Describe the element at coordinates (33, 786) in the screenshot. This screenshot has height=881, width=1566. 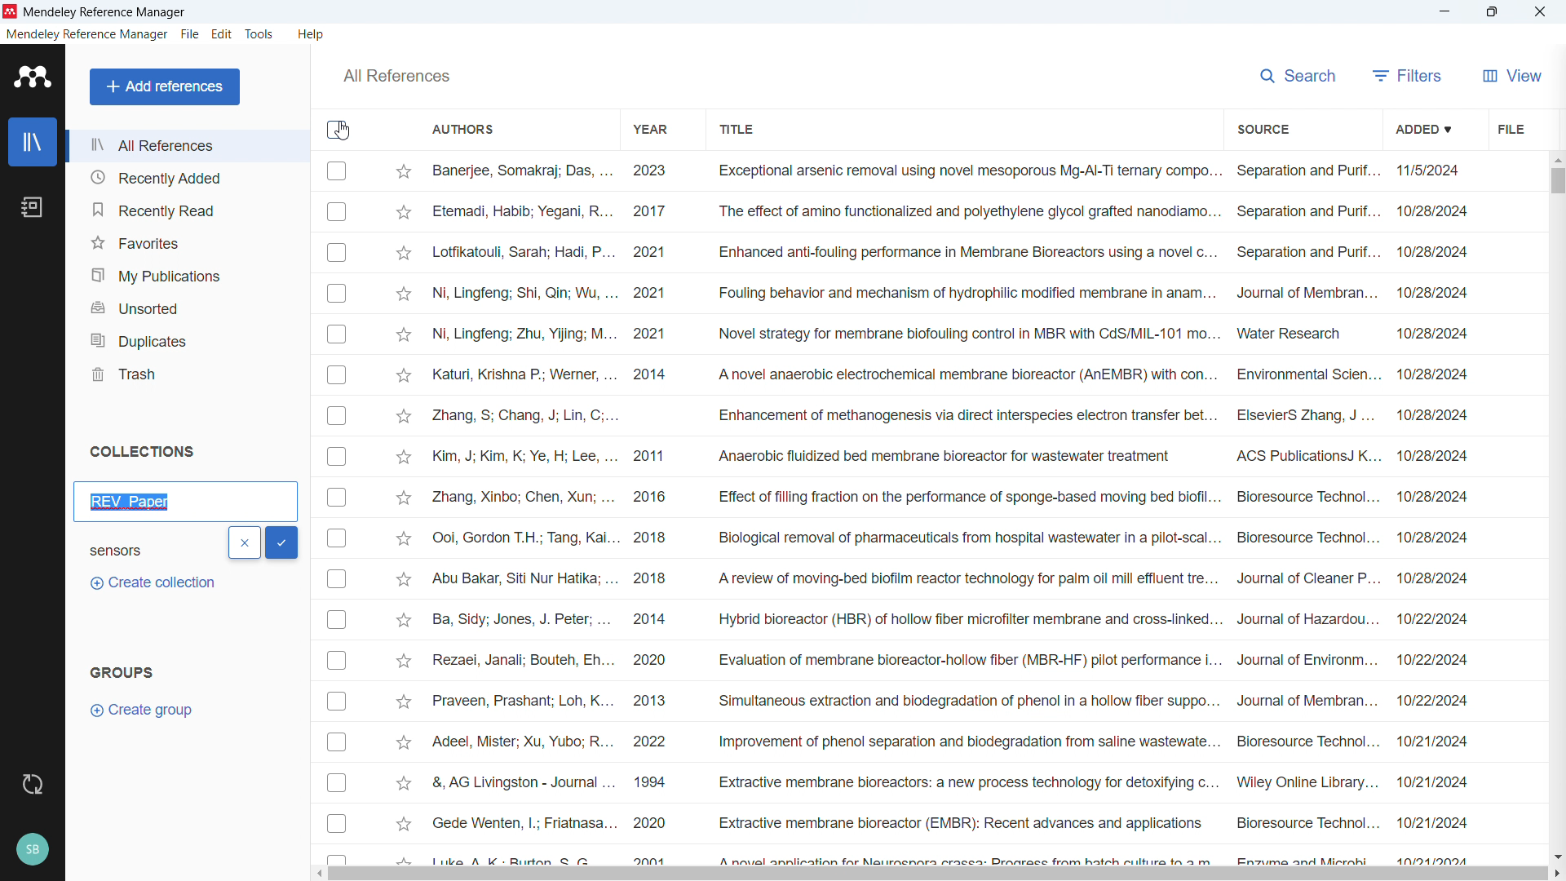
I see `Sync ` at that location.